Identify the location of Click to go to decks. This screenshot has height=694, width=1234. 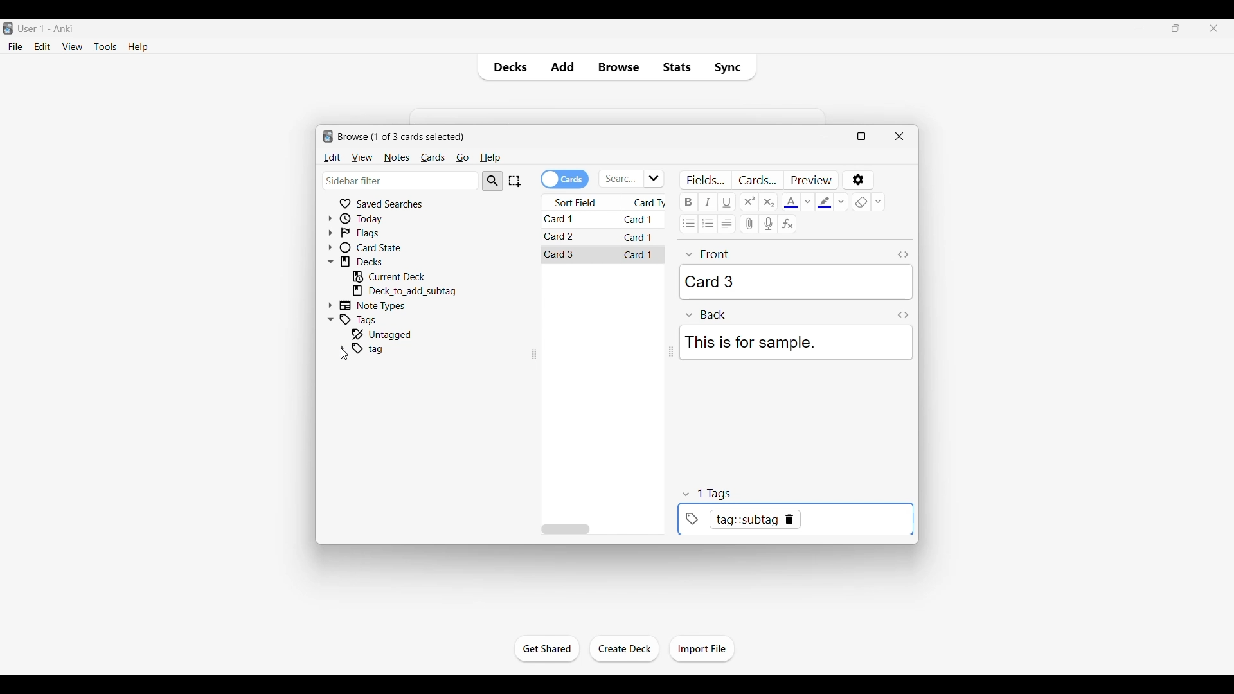
(381, 262).